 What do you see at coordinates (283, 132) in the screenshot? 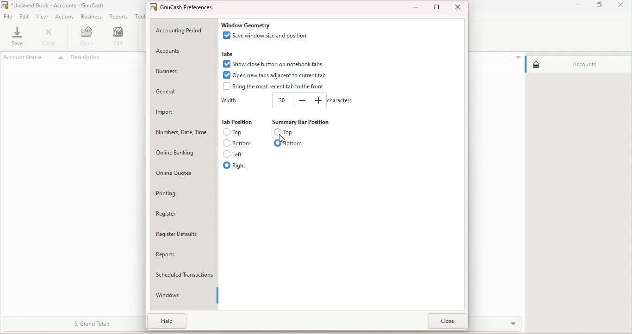
I see `Top` at bounding box center [283, 132].